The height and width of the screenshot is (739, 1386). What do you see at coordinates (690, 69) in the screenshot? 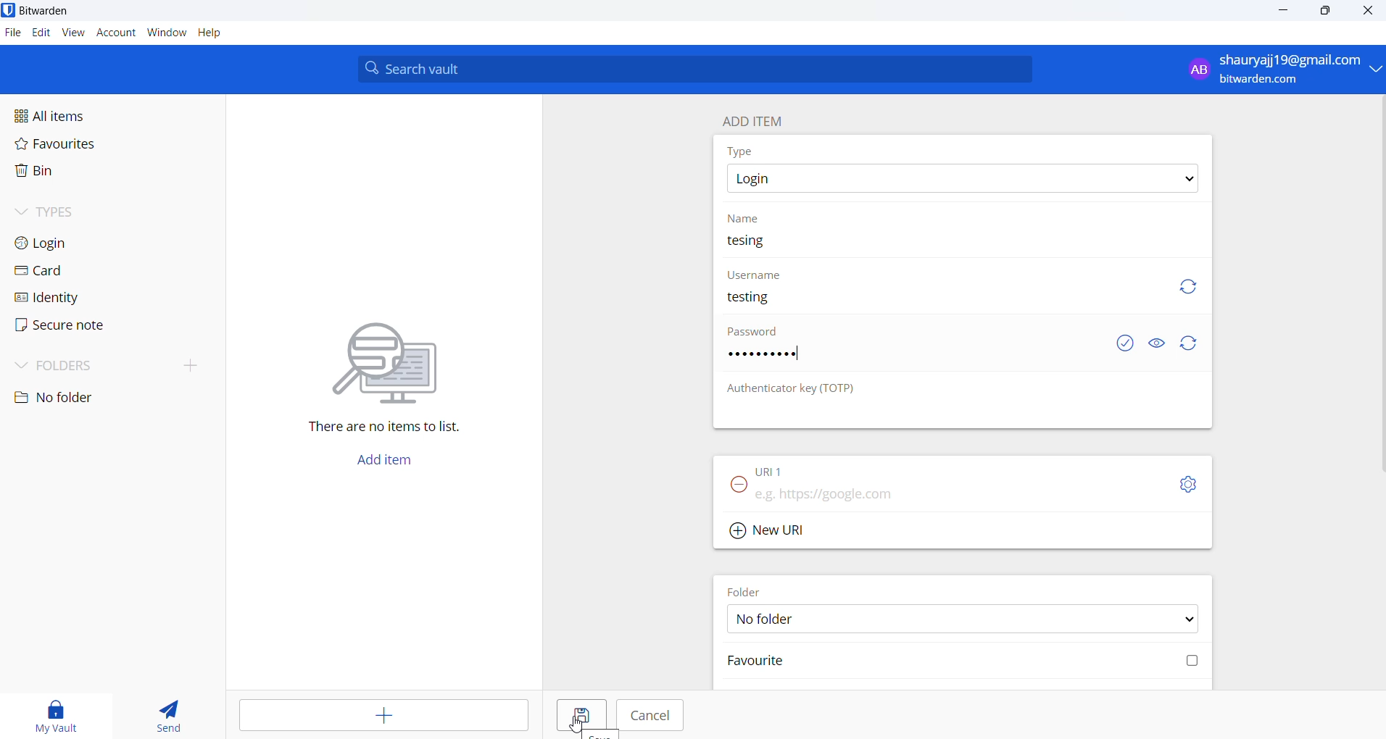
I see `Search vault input box` at bounding box center [690, 69].